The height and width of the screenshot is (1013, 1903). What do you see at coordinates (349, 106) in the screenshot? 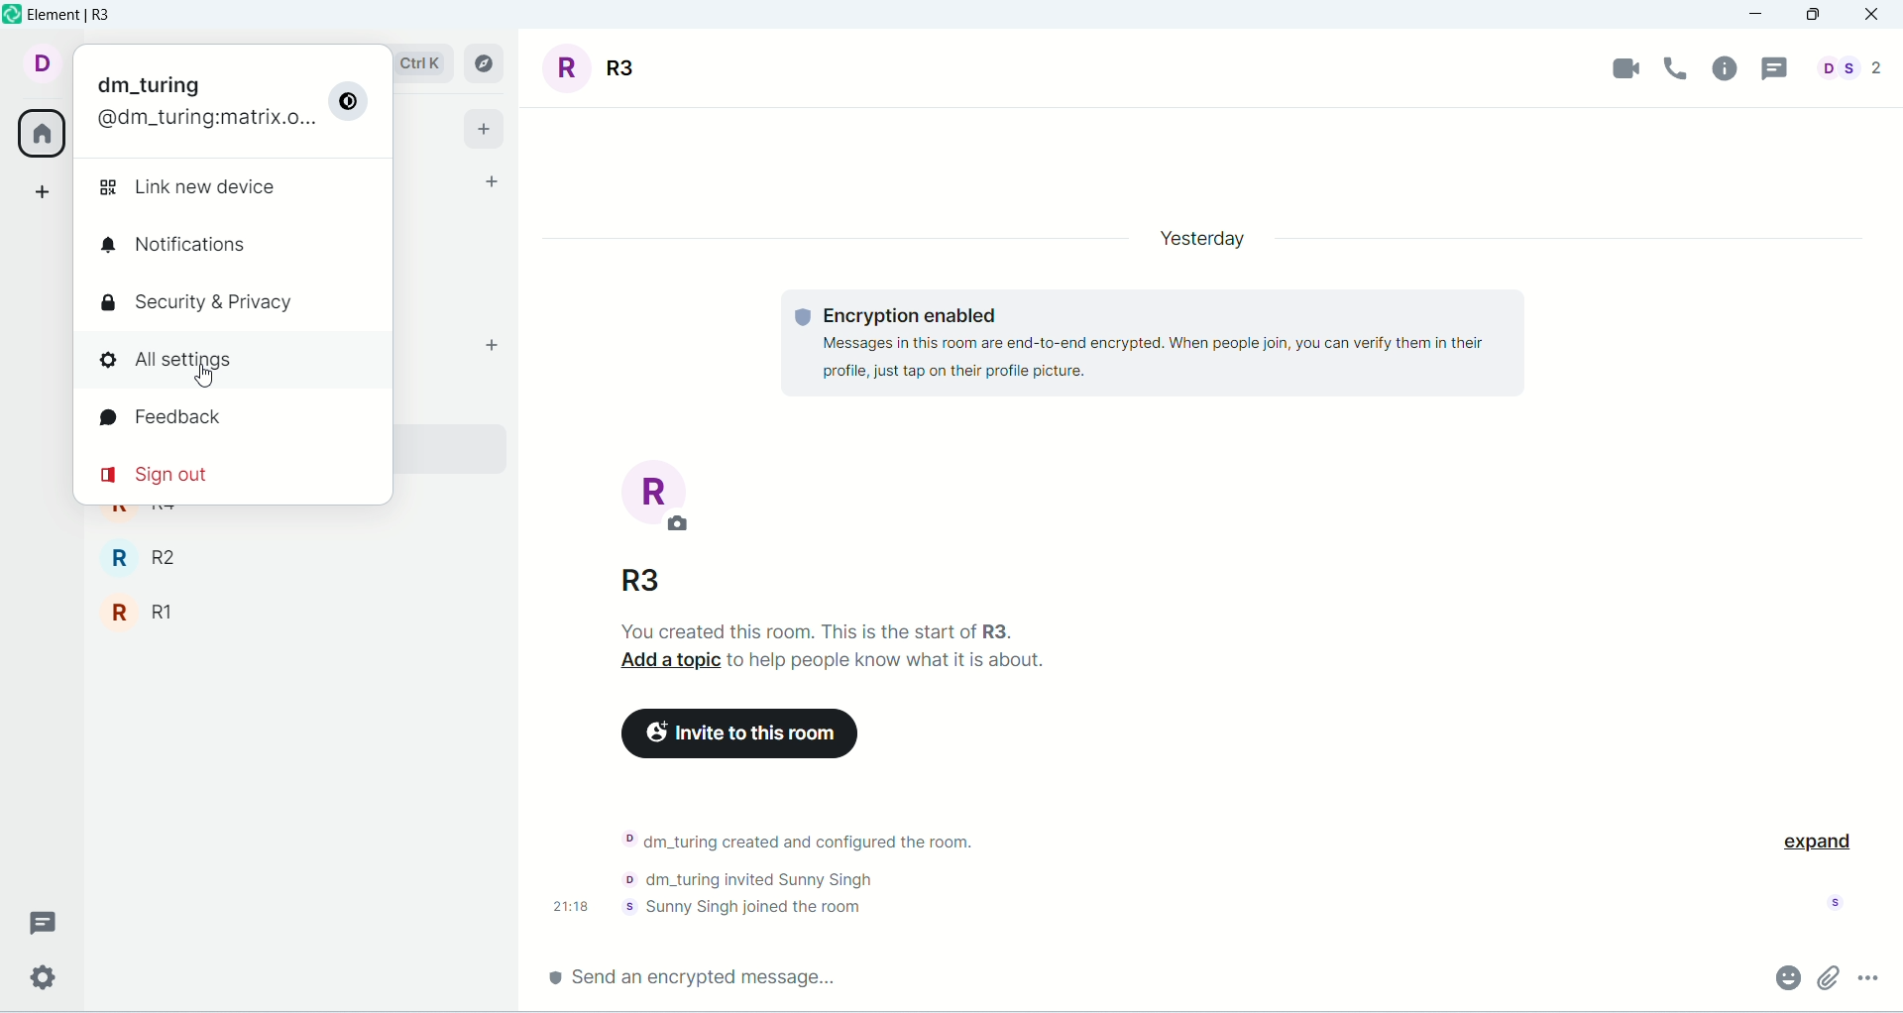
I see `mode` at bounding box center [349, 106].